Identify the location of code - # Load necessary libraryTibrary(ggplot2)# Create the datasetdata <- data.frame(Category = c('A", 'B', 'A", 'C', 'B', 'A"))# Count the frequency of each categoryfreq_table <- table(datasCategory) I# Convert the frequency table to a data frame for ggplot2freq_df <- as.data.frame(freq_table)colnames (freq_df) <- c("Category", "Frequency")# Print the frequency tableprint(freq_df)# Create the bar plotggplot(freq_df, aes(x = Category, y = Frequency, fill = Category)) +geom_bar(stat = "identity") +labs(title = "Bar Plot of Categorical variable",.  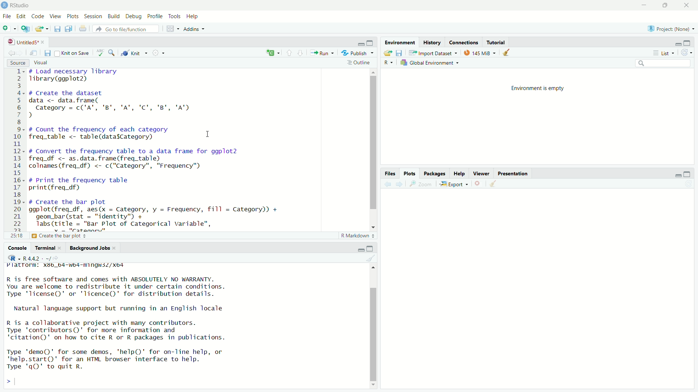
(175, 150).